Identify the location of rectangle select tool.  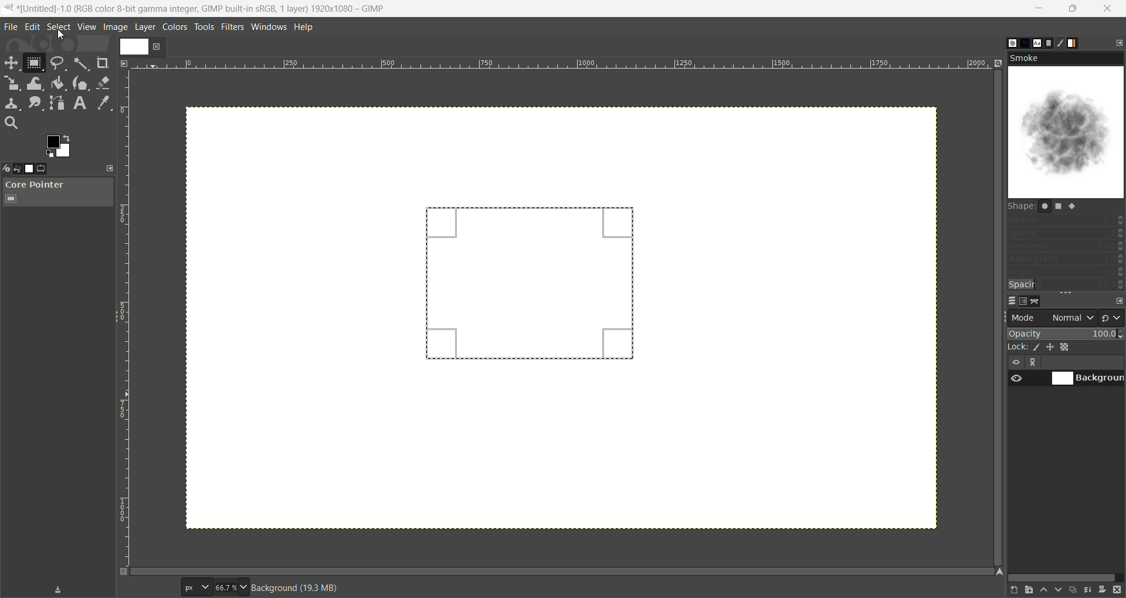
(34, 62).